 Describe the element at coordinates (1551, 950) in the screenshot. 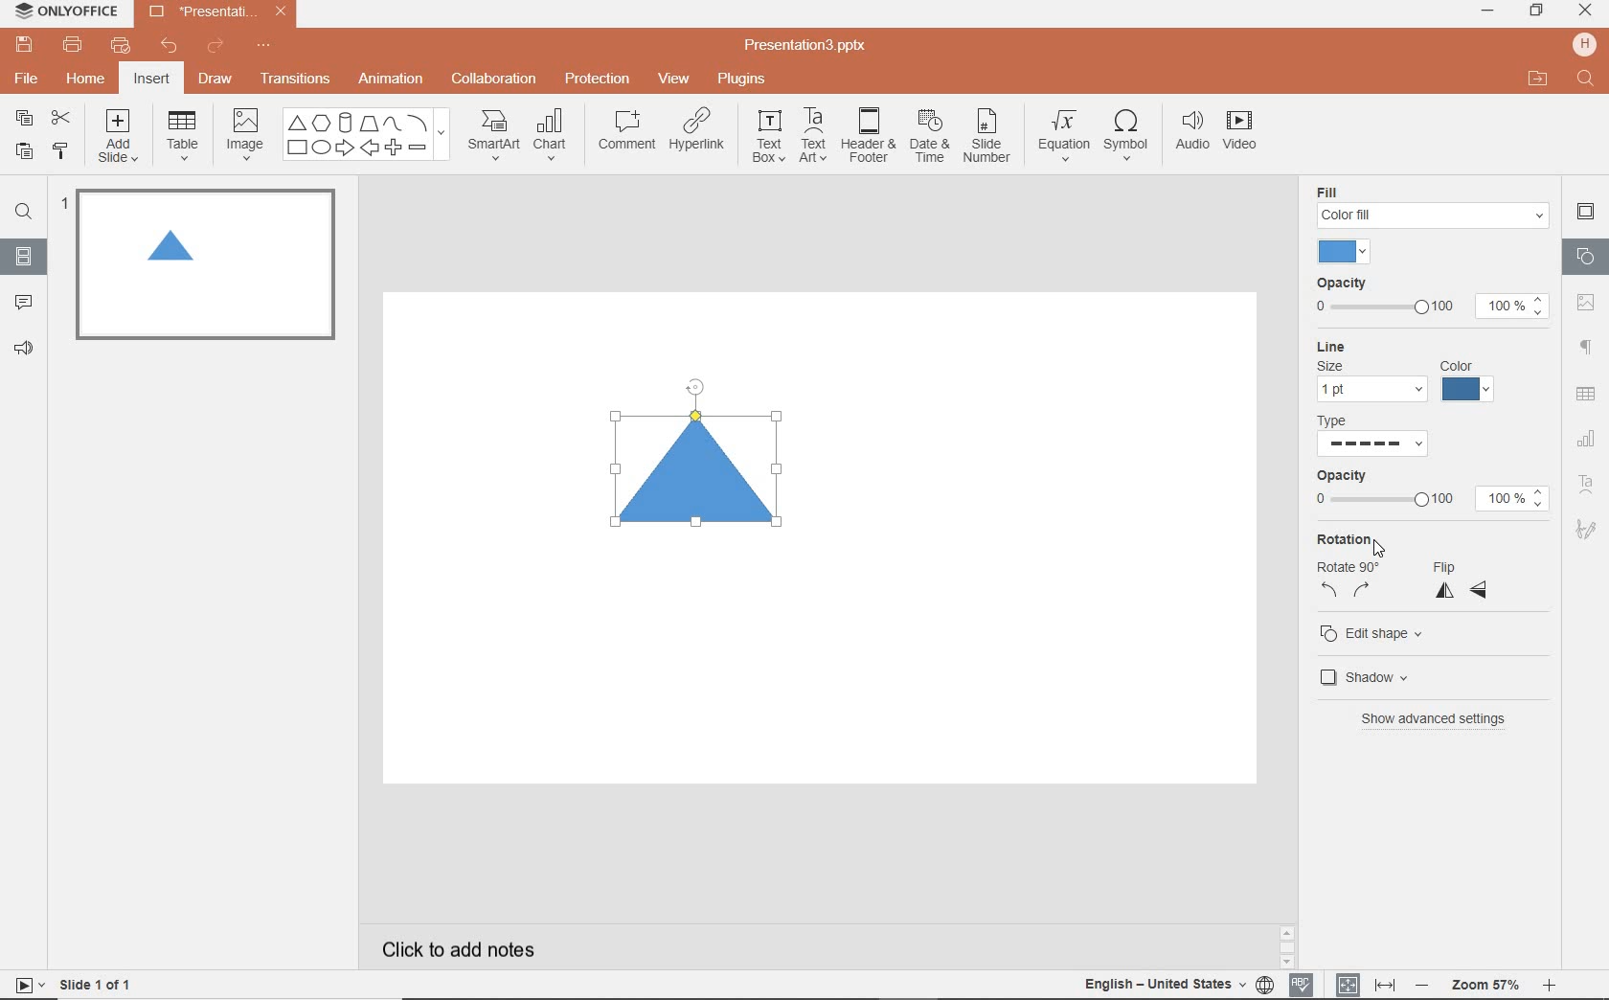

I see `SCROLLBAR` at that location.